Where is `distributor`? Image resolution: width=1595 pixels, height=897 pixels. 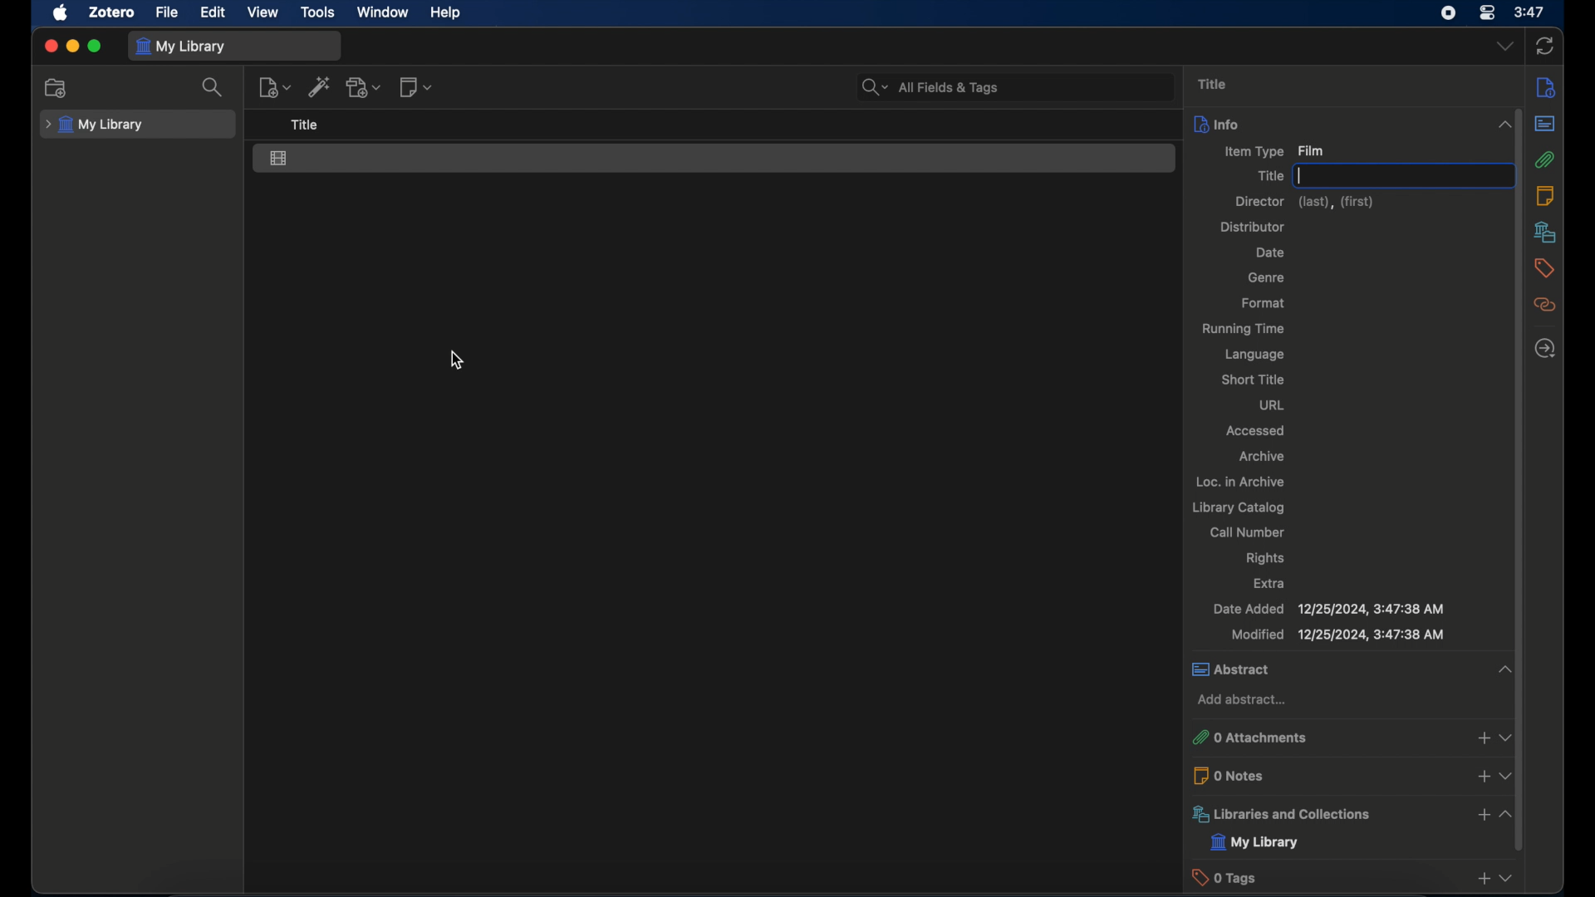 distributor is located at coordinates (1253, 227).